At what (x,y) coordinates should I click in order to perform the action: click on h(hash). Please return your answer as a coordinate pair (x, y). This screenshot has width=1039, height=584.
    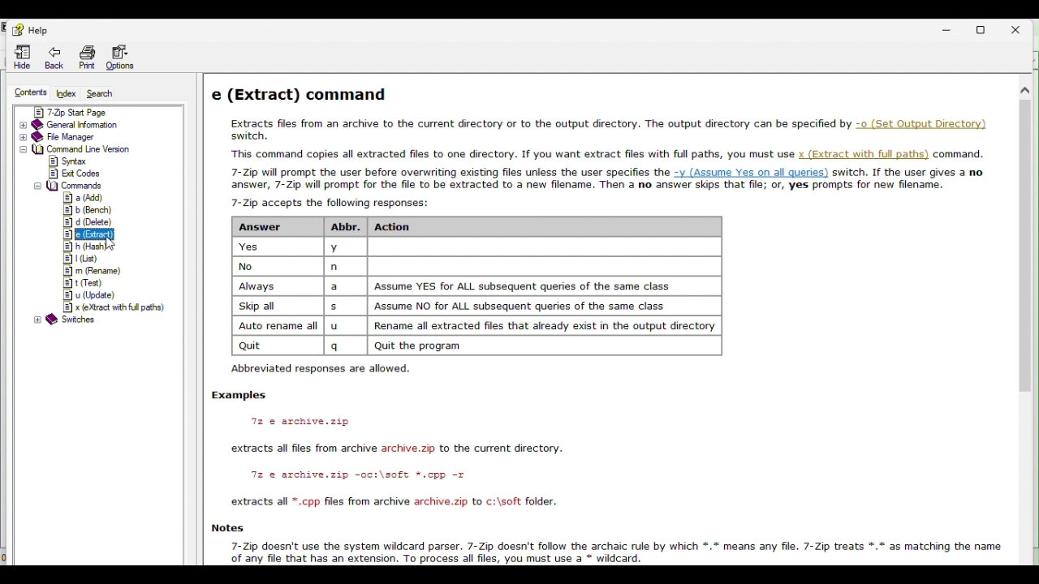
    Looking at the image, I should click on (80, 247).